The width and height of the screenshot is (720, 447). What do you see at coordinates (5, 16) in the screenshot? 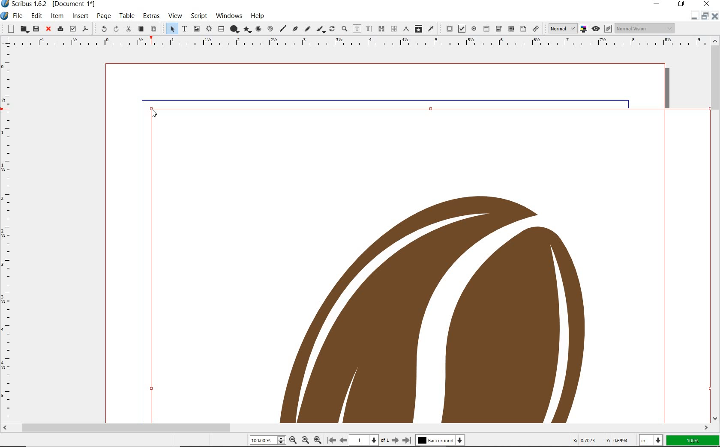
I see `system icon` at bounding box center [5, 16].